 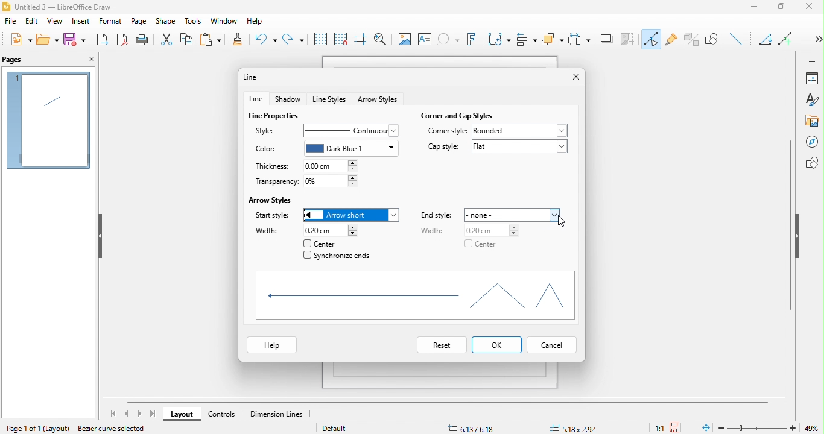 I want to click on gluepoint function, so click(x=672, y=40).